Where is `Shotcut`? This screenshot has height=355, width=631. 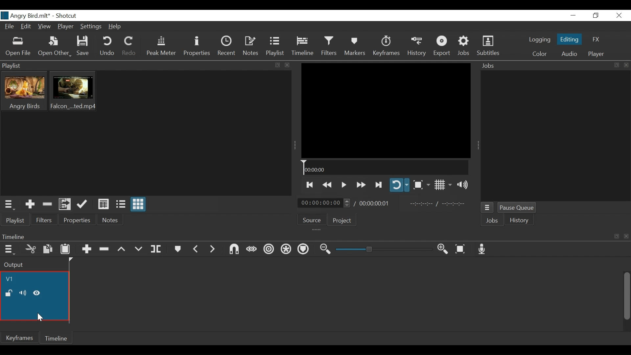 Shotcut is located at coordinates (67, 16).